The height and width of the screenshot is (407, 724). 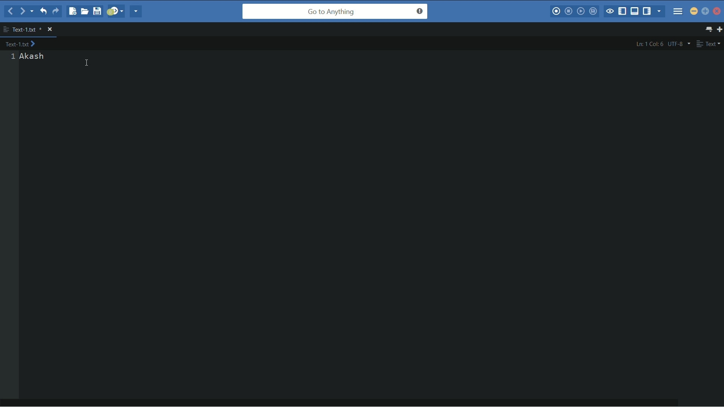 I want to click on redo, so click(x=57, y=11).